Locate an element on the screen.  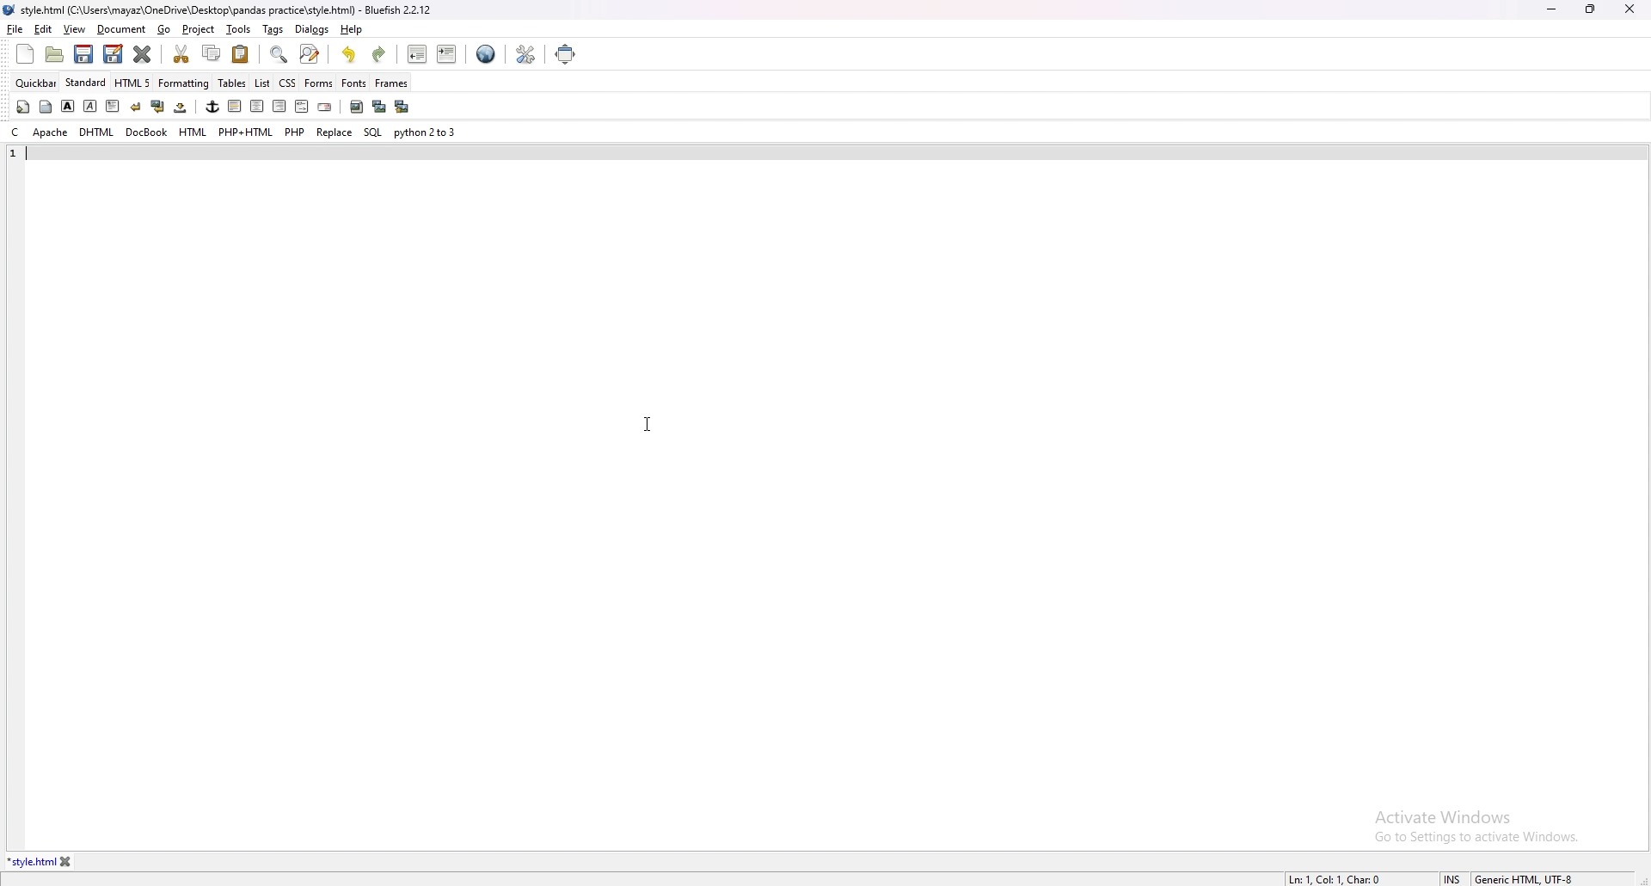
file is located at coordinates (15, 28).